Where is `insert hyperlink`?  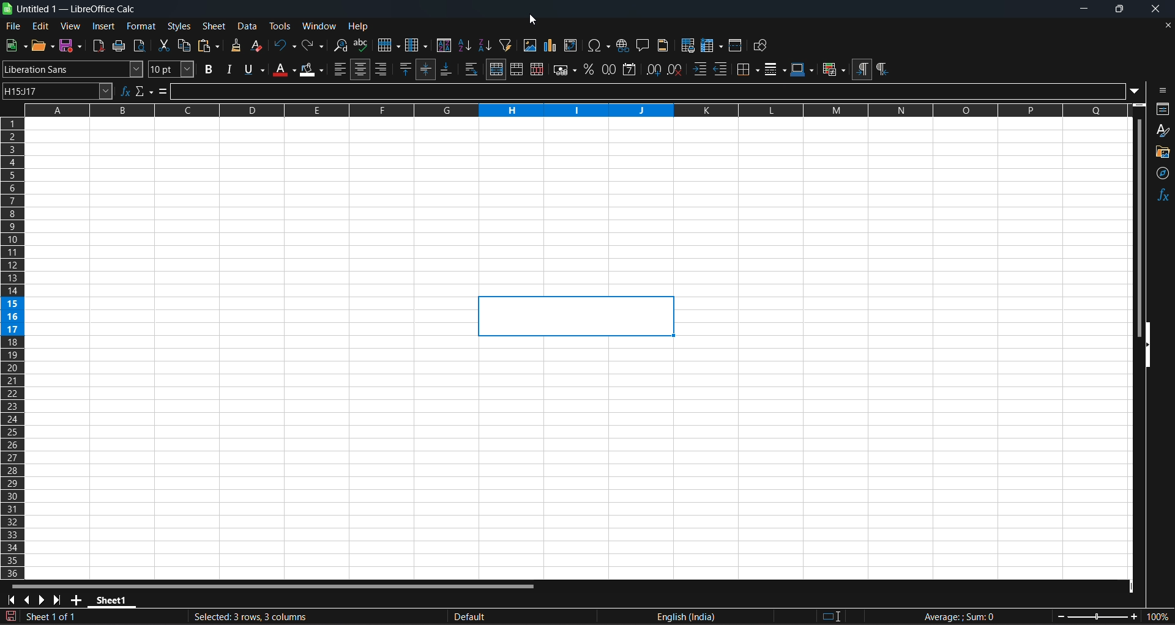 insert hyperlink is located at coordinates (623, 45).